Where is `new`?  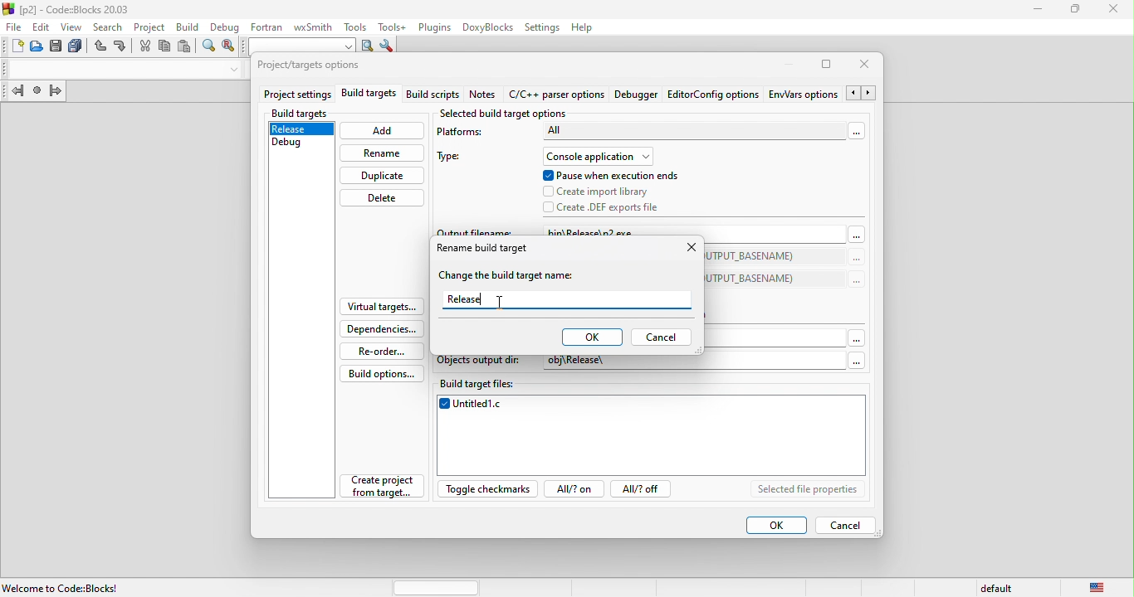
new is located at coordinates (12, 48).